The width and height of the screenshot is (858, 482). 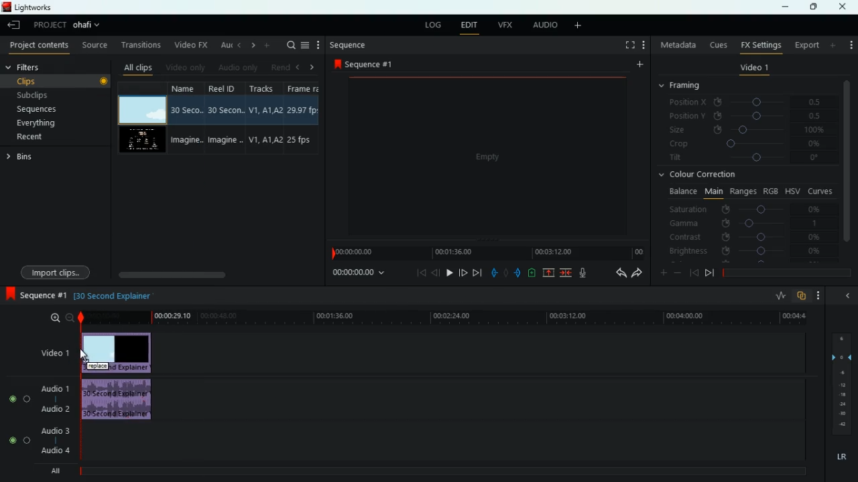 What do you see at coordinates (276, 66) in the screenshot?
I see `rend` at bounding box center [276, 66].